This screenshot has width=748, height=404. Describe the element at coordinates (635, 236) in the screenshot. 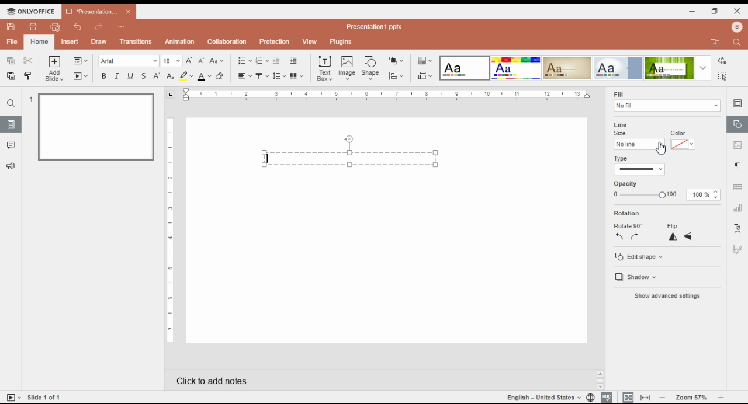

I see `rotate 90 clockwise` at that location.